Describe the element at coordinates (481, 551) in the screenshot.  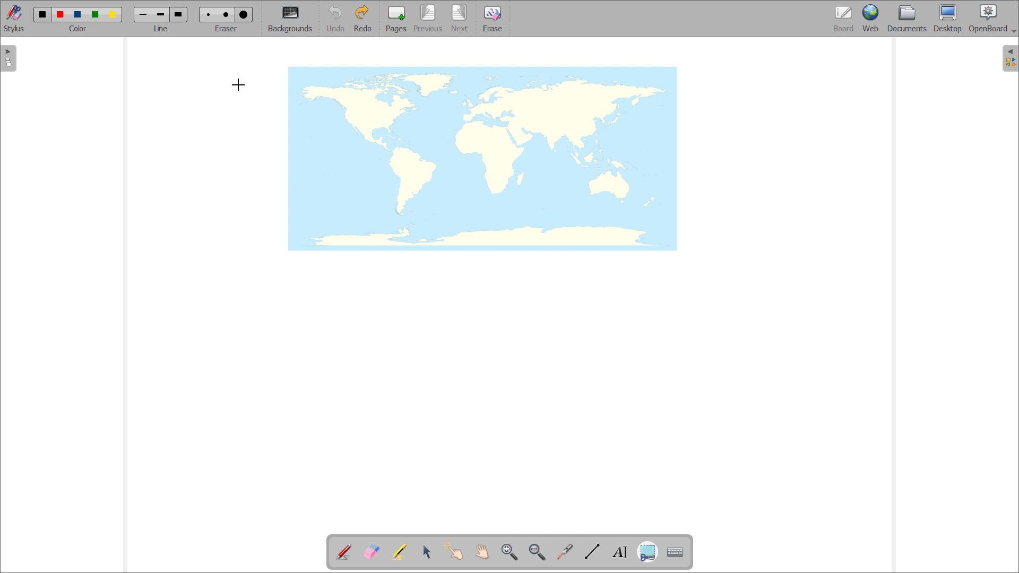
I see `scroll page` at that location.